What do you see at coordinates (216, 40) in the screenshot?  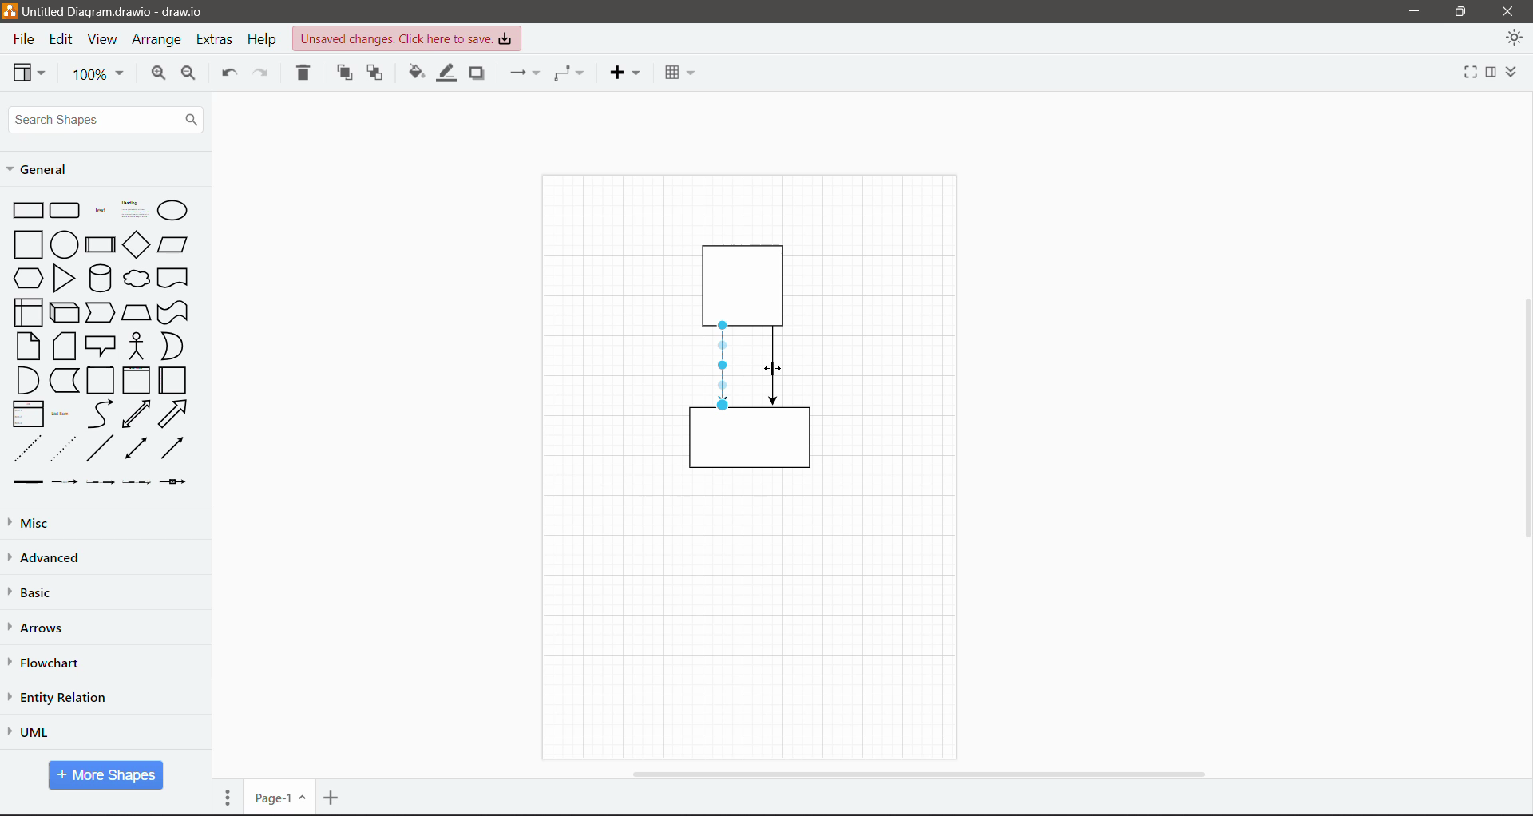 I see `Extras` at bounding box center [216, 40].